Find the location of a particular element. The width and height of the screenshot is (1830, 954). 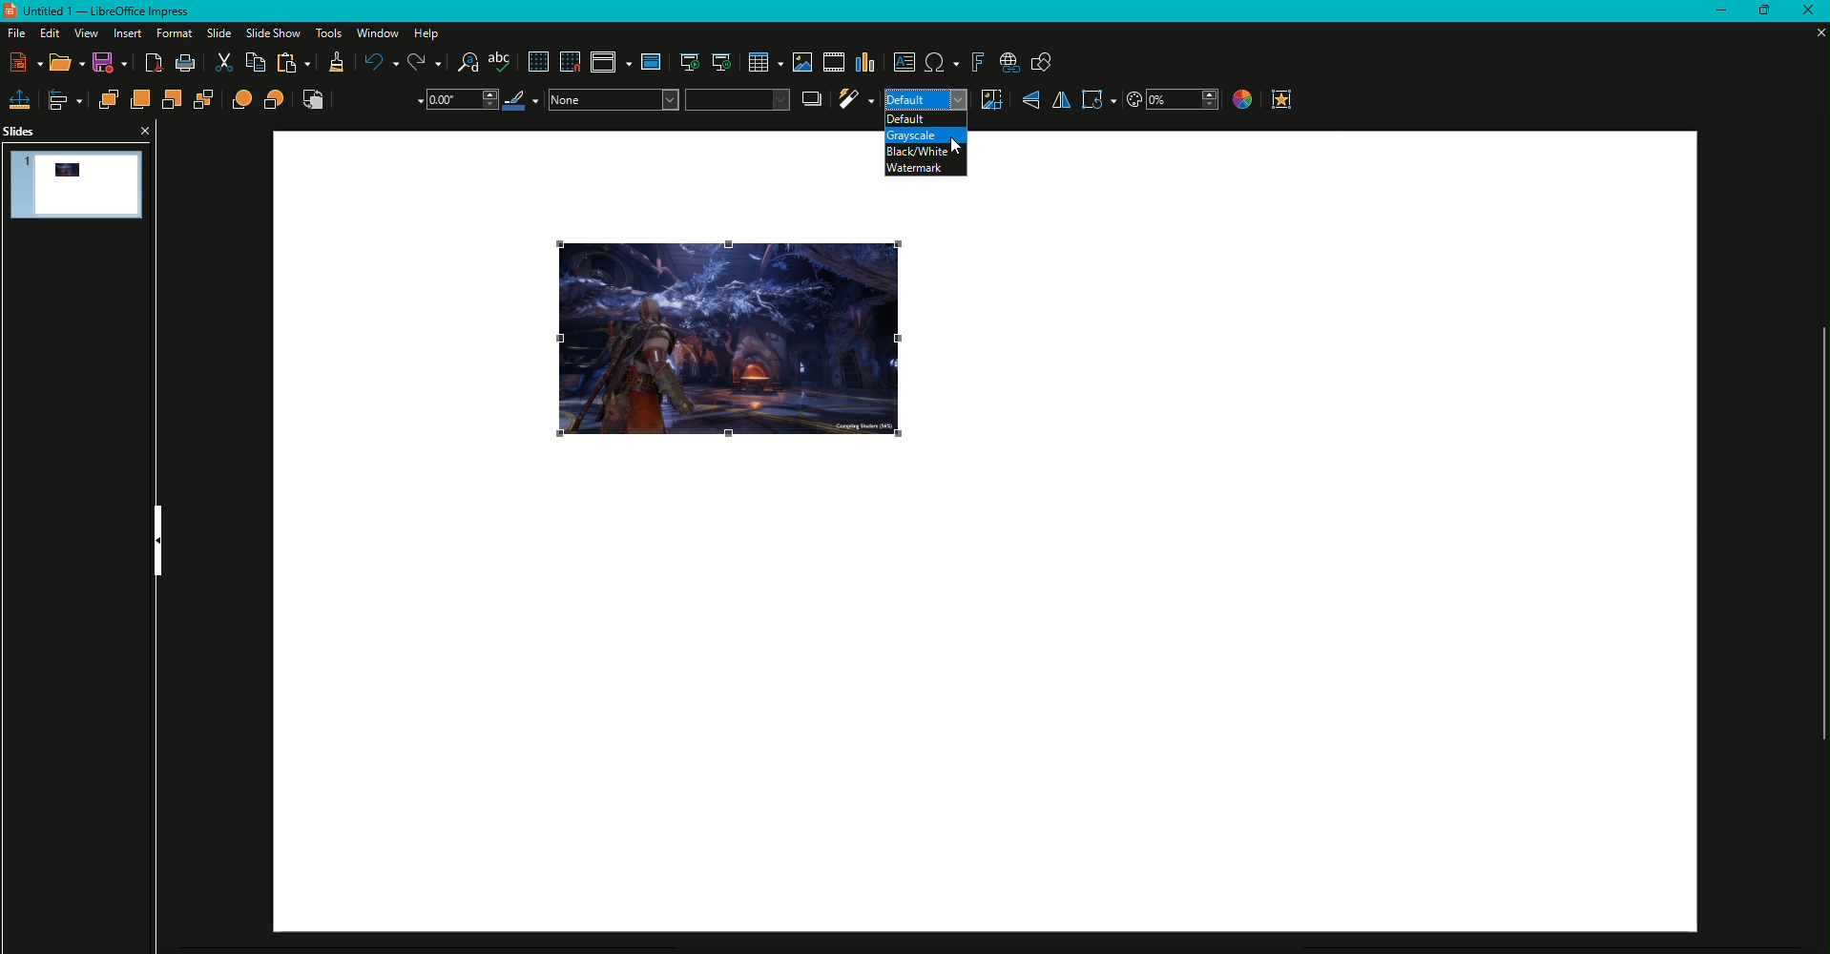

Help is located at coordinates (430, 33).